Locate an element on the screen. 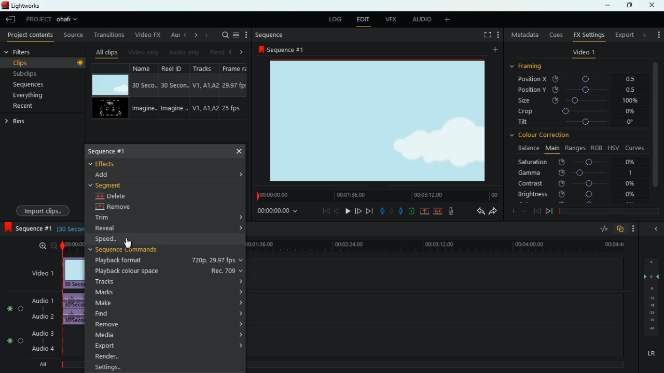 The width and height of the screenshot is (664, 373). back is located at coordinates (337, 211).